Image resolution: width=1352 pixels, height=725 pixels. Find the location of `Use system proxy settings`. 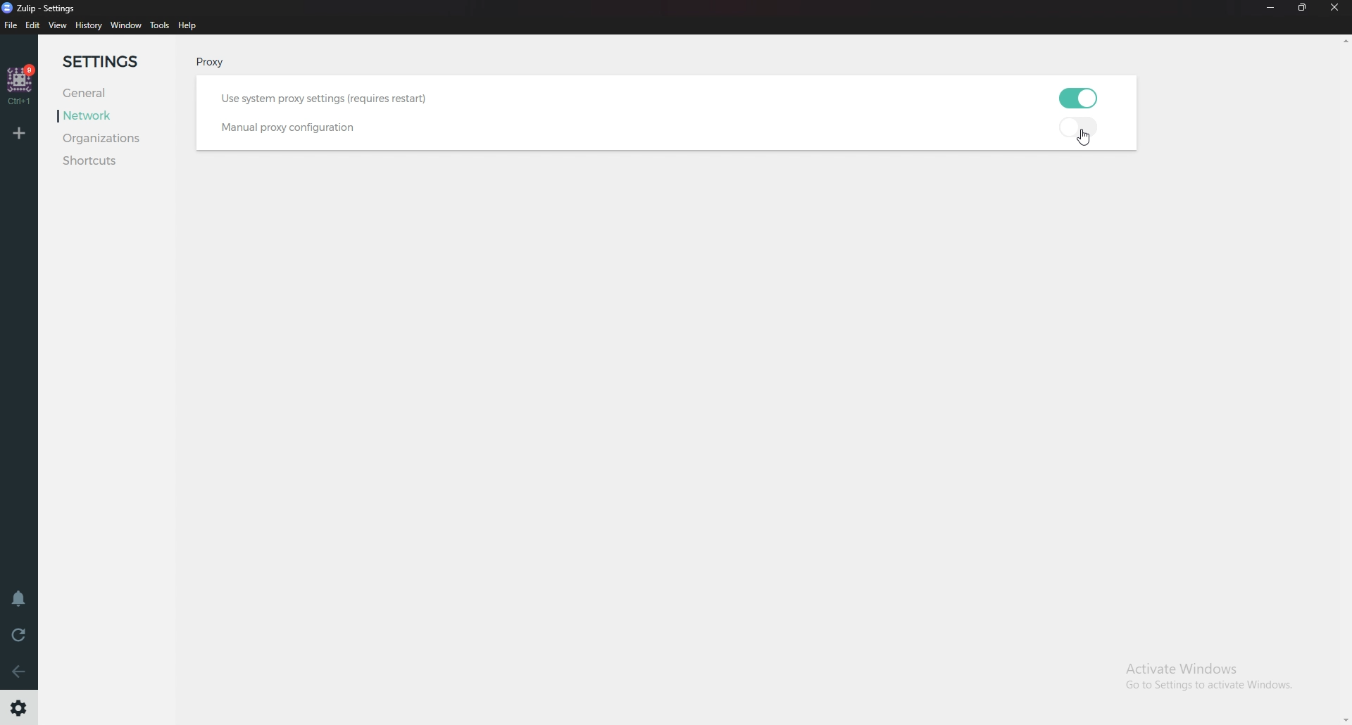

Use system proxy settings is located at coordinates (345, 97).